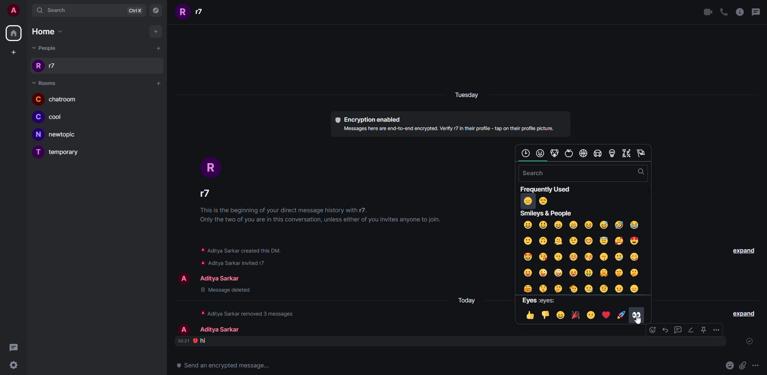 The width and height of the screenshot is (767, 375). Describe the element at coordinates (14, 51) in the screenshot. I see `create space` at that location.